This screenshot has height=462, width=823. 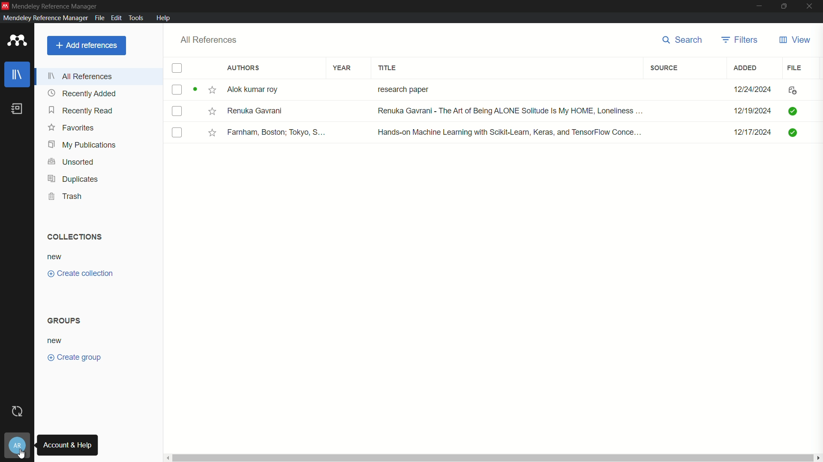 What do you see at coordinates (388, 68) in the screenshot?
I see `title` at bounding box center [388, 68].